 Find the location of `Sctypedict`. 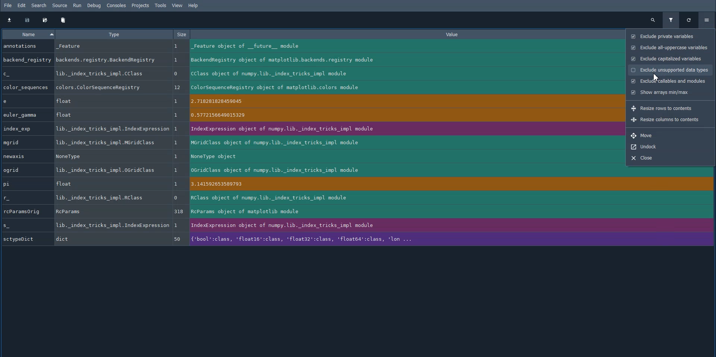

Sctypedict is located at coordinates (26, 239).